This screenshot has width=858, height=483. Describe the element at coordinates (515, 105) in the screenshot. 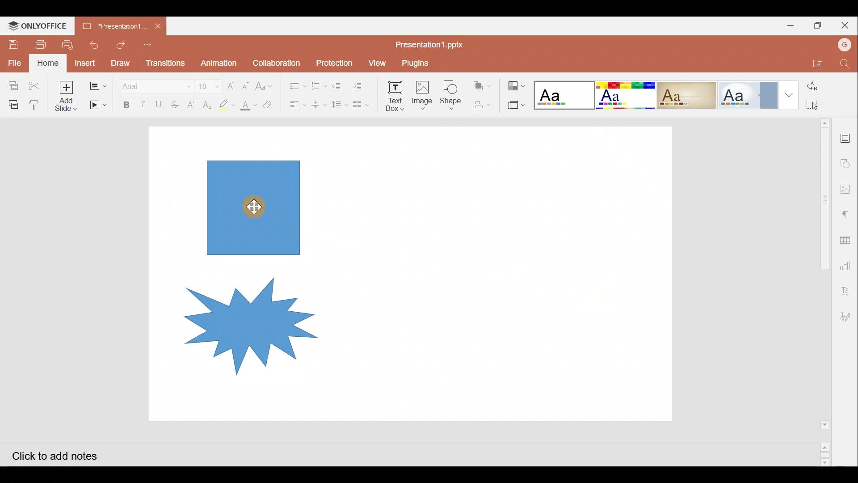

I see `Select slide size` at that location.